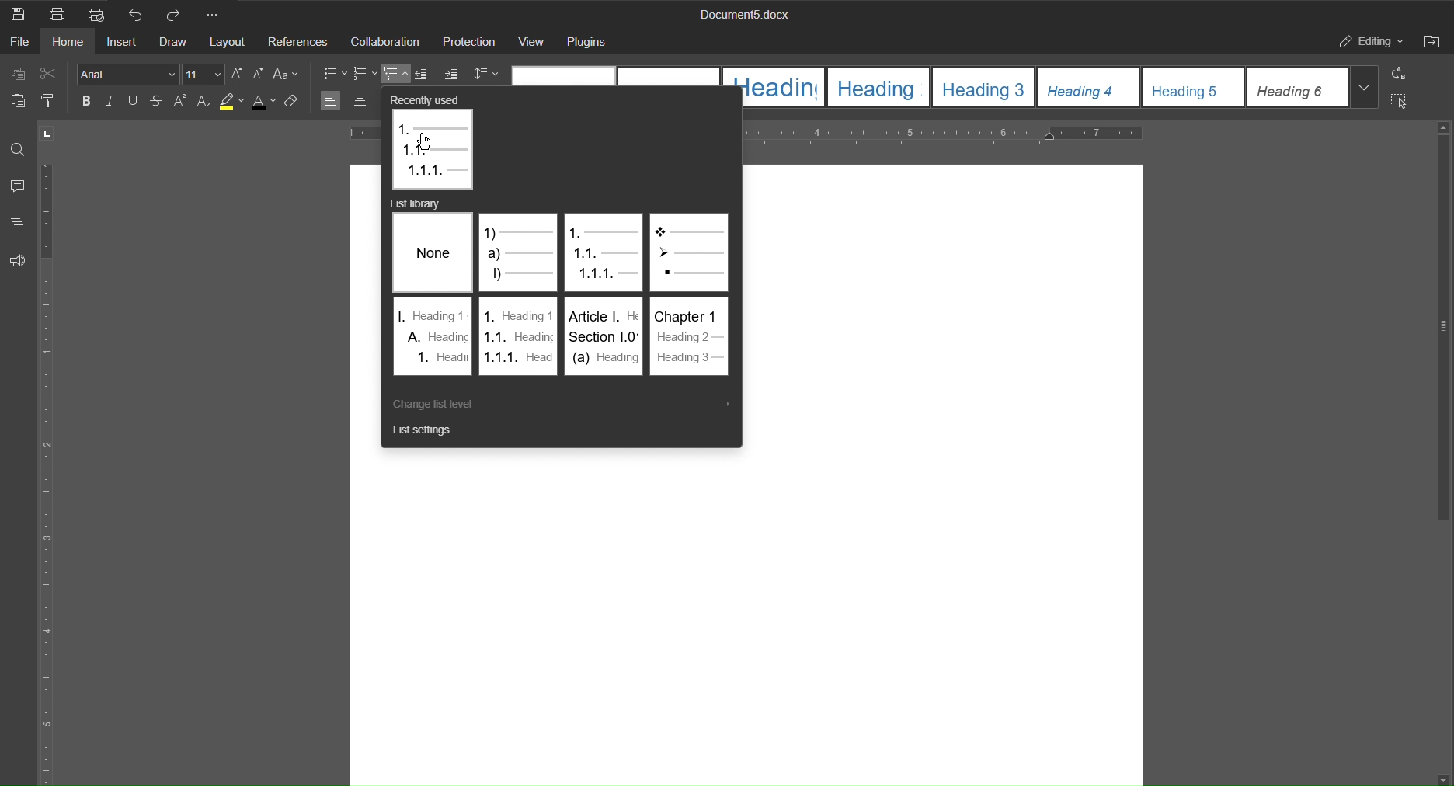 This screenshot has width=1454, height=786. I want to click on Headings, so click(16, 222).